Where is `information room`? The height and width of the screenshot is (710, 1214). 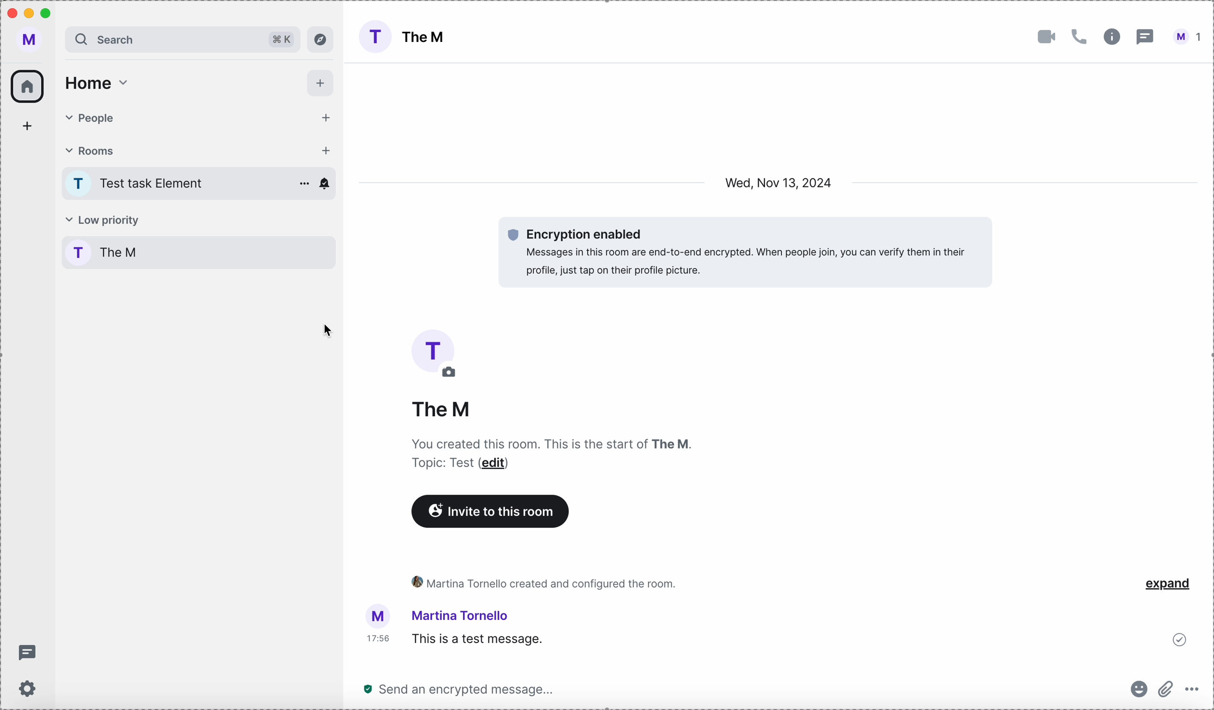
information room is located at coordinates (1112, 37).